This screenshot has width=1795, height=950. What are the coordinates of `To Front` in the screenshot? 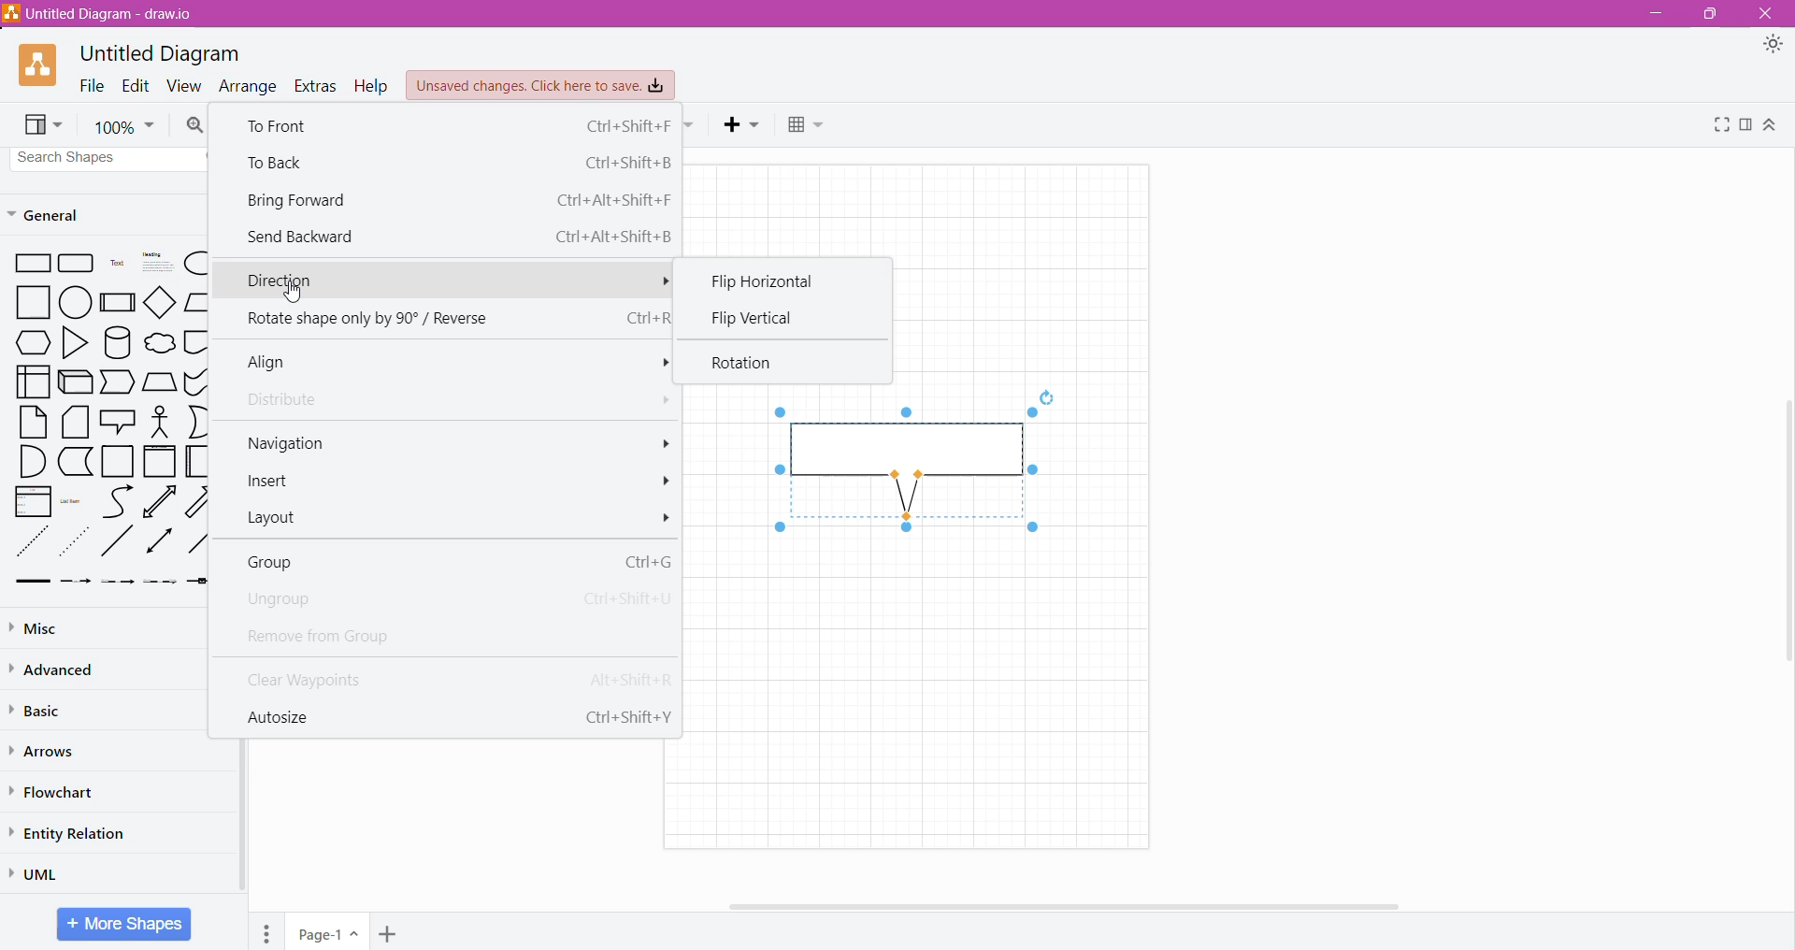 It's located at (454, 125).